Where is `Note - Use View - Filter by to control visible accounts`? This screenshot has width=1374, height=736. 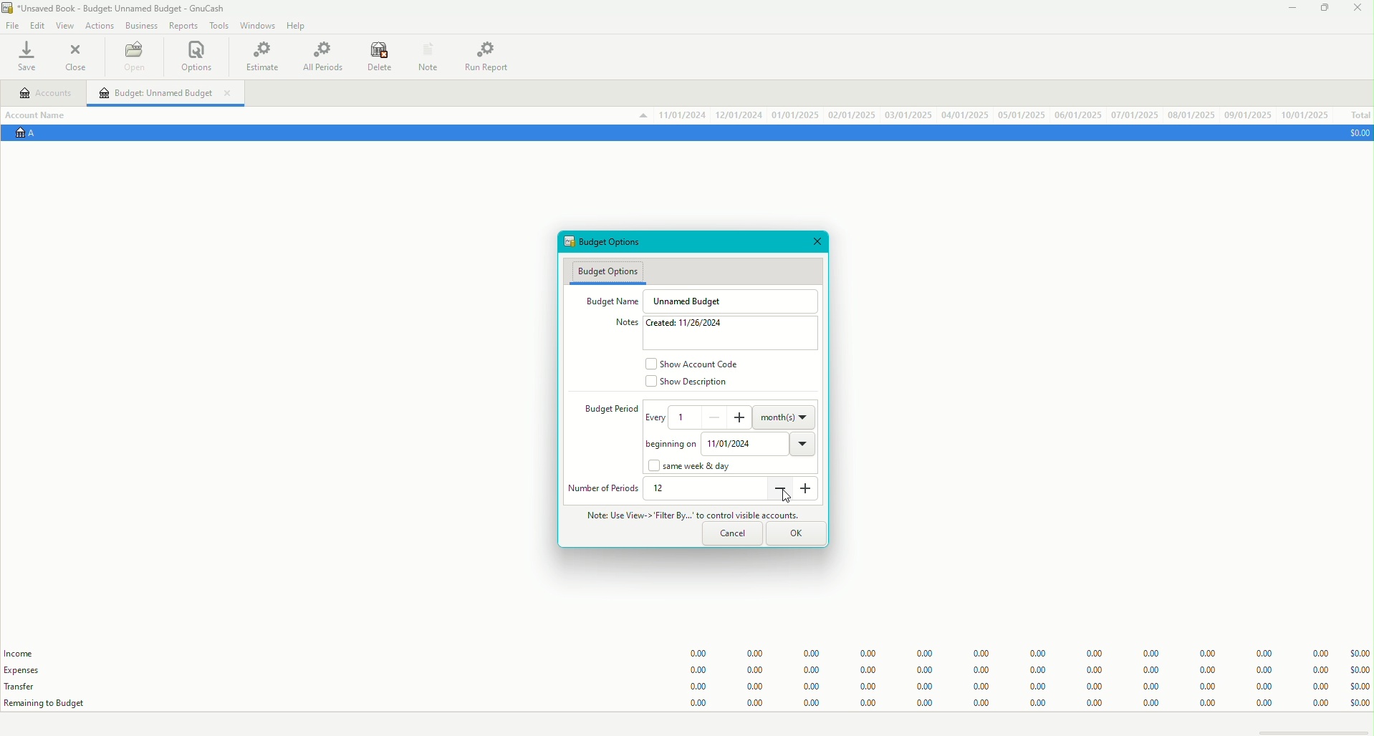 Note - Use View - Filter by to control visible accounts is located at coordinates (687, 514).